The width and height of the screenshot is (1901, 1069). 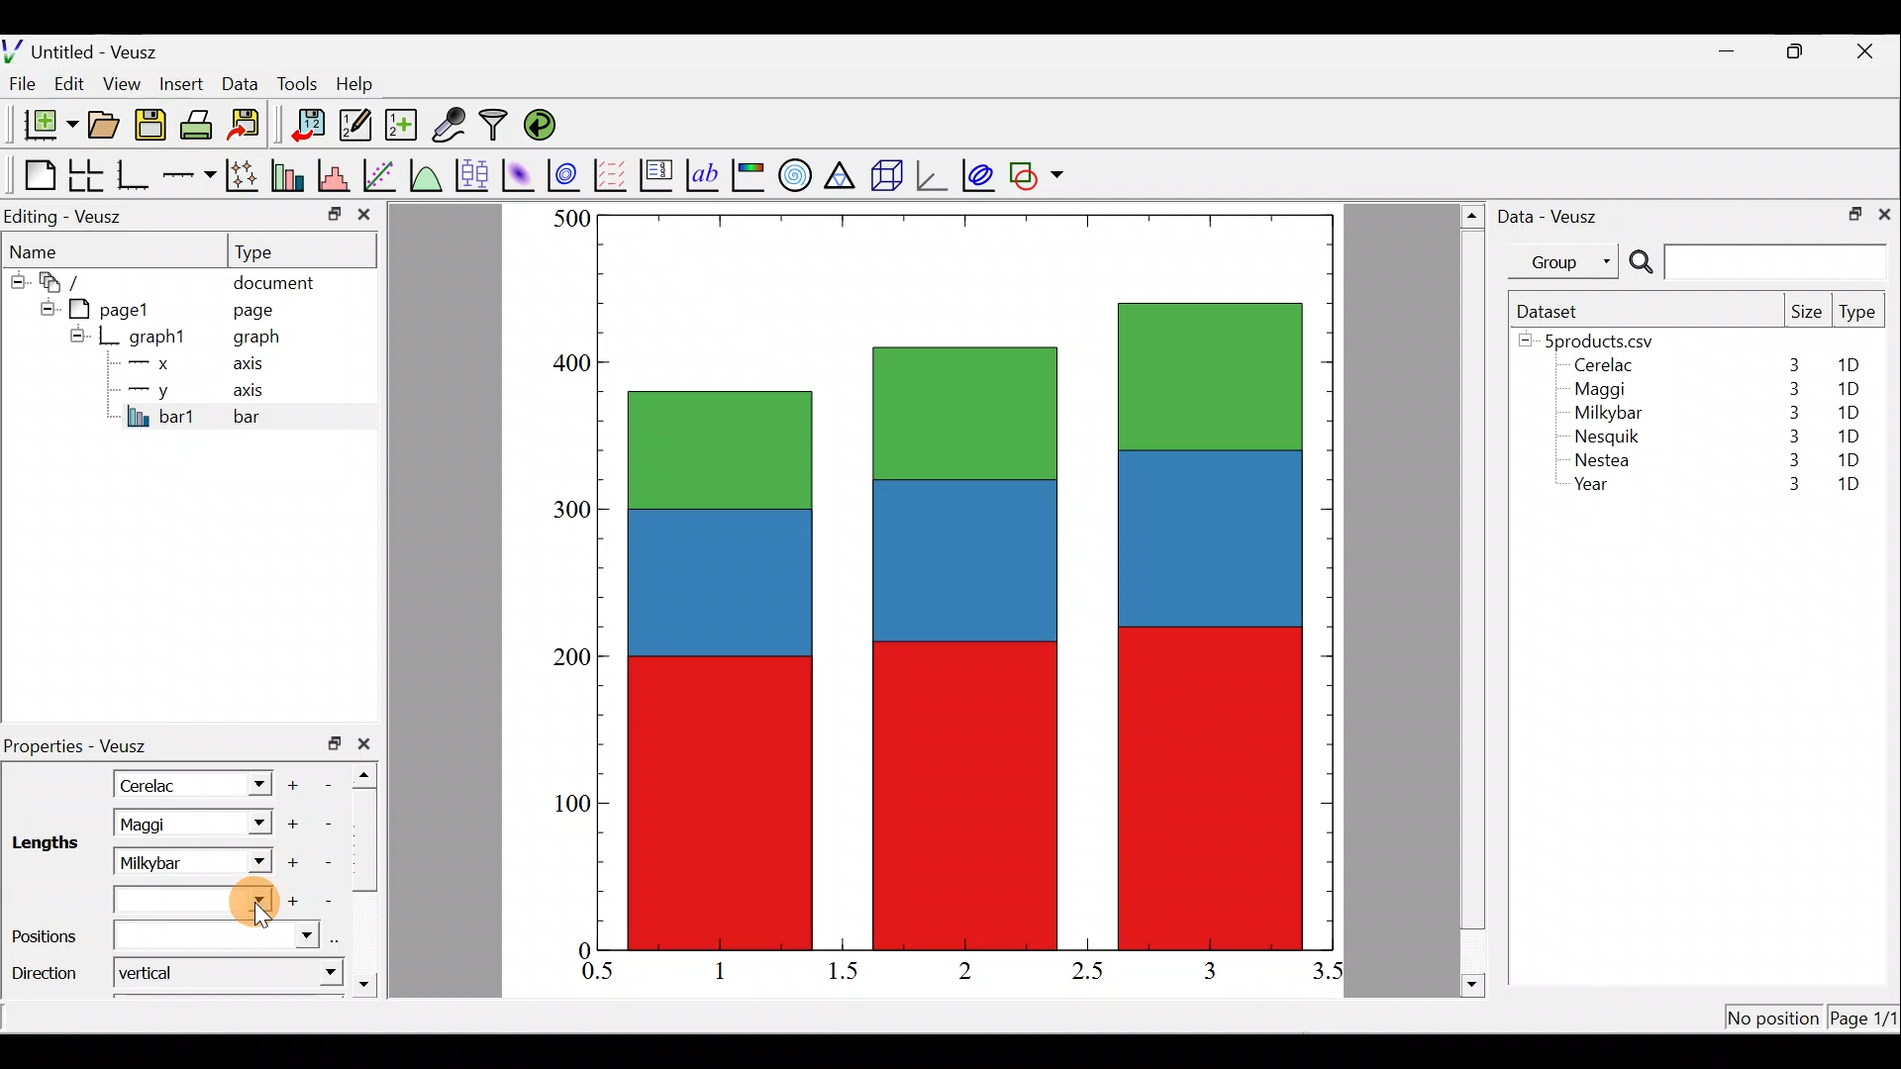 I want to click on restore down, so click(x=1849, y=212).